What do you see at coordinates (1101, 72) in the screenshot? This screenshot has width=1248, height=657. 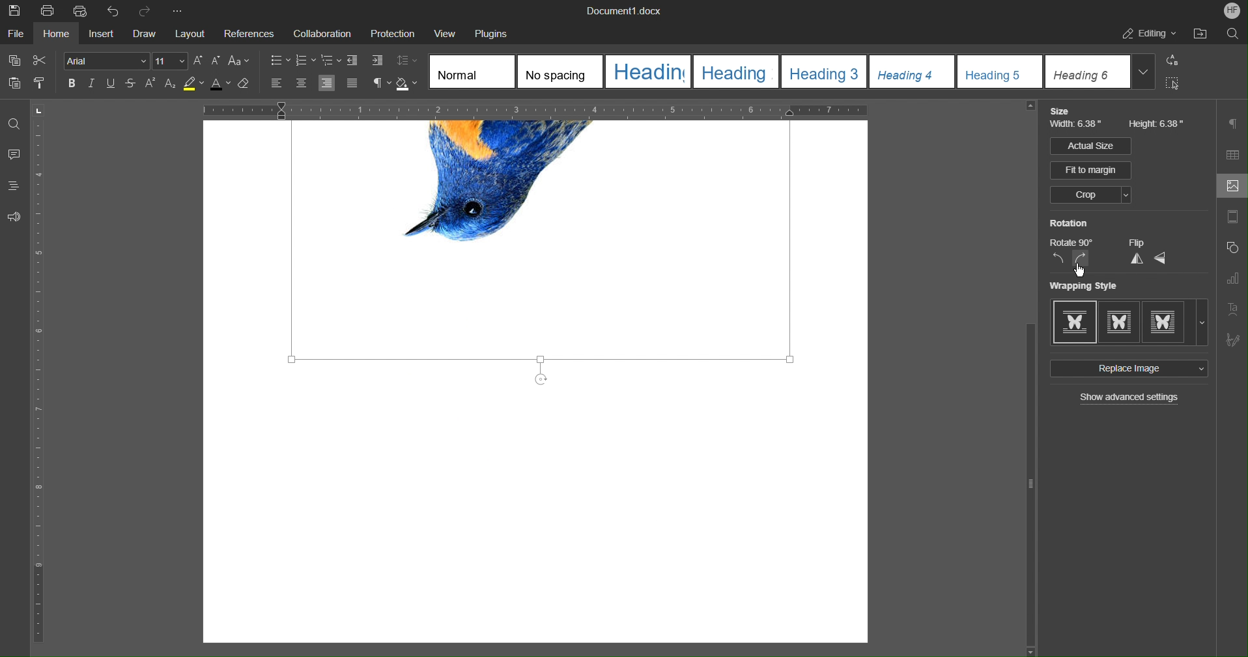 I see `Heading 6` at bounding box center [1101, 72].